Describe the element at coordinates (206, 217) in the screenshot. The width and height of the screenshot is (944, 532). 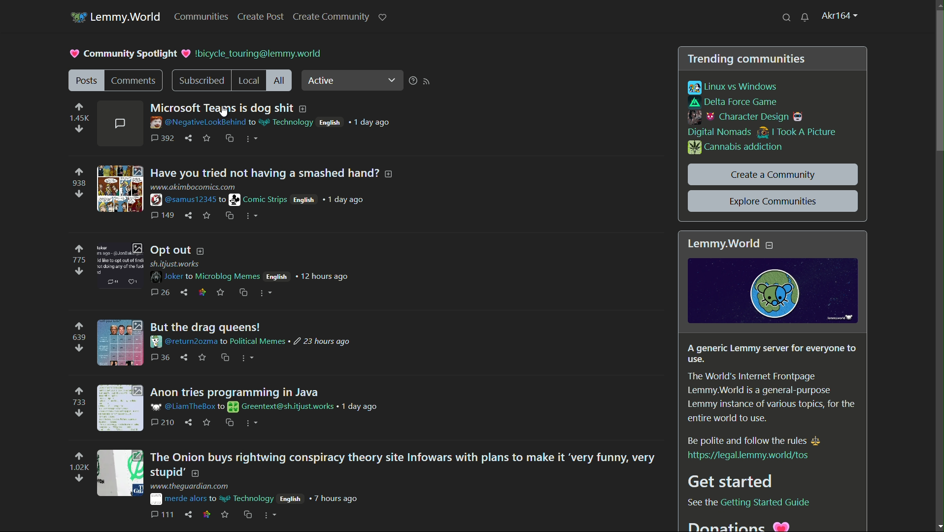
I see `save` at that location.